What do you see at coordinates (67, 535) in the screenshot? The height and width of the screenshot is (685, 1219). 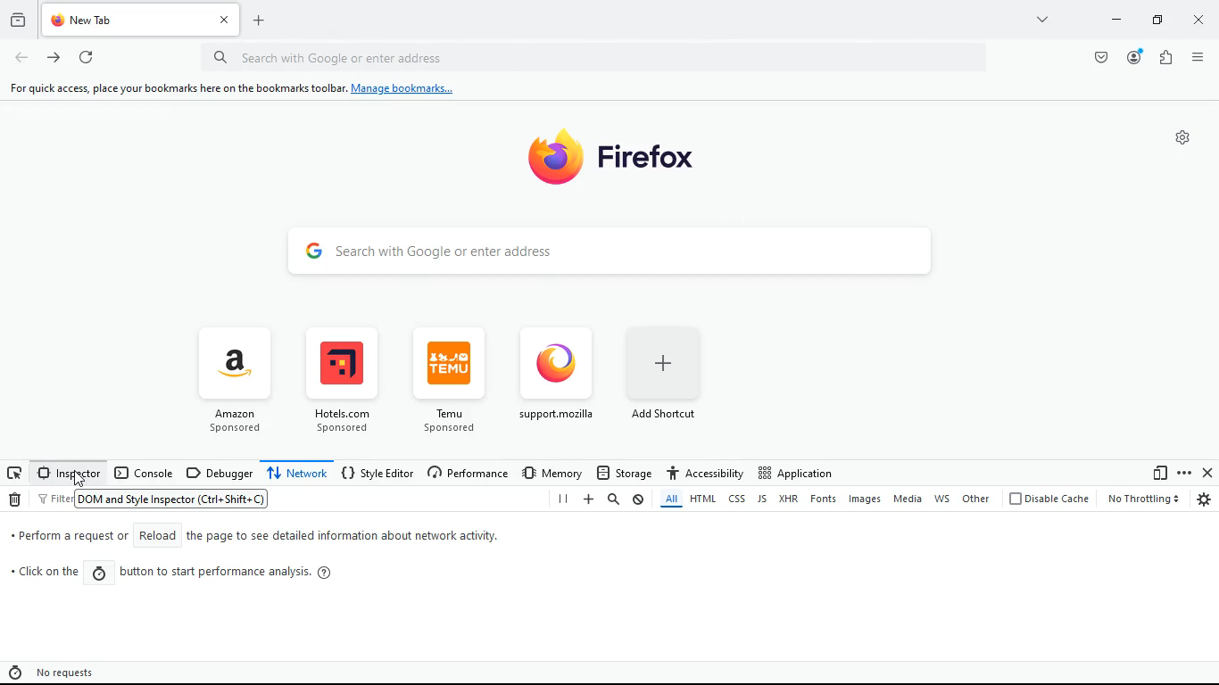 I see `« Perform a request of` at bounding box center [67, 535].